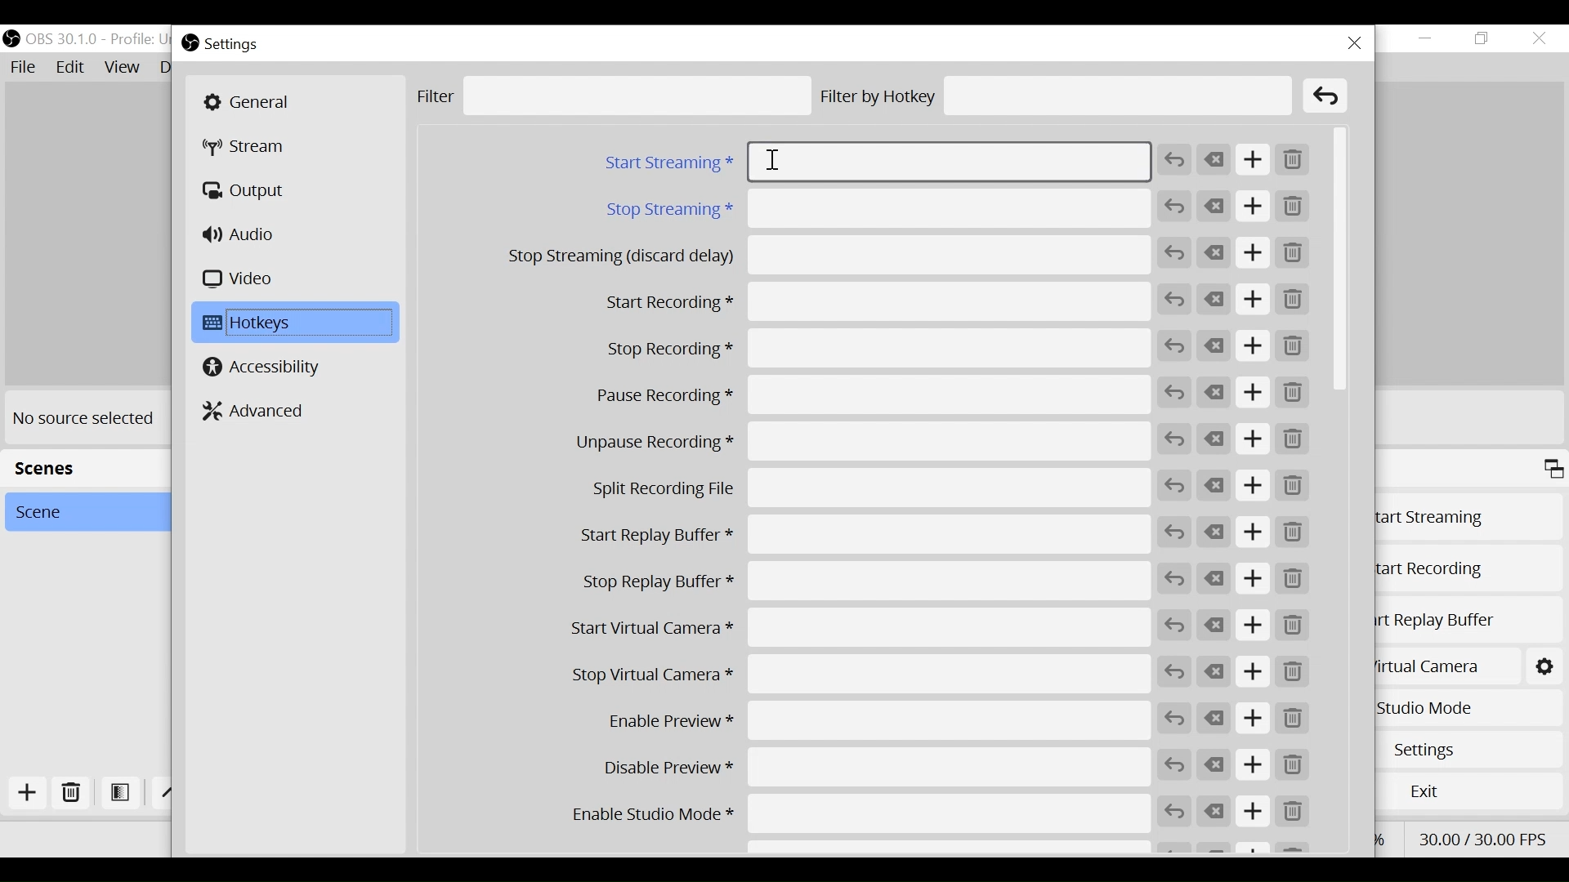 Image resolution: width=1569 pixels, height=882 pixels. I want to click on Stop Streaming, so click(876, 209).